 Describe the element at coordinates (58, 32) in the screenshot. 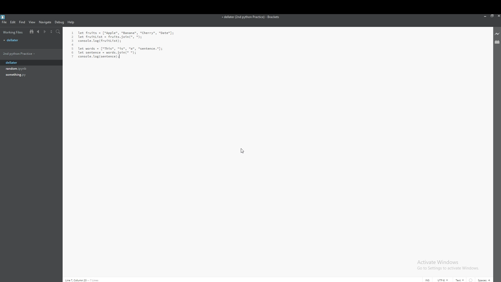

I see `search` at that location.